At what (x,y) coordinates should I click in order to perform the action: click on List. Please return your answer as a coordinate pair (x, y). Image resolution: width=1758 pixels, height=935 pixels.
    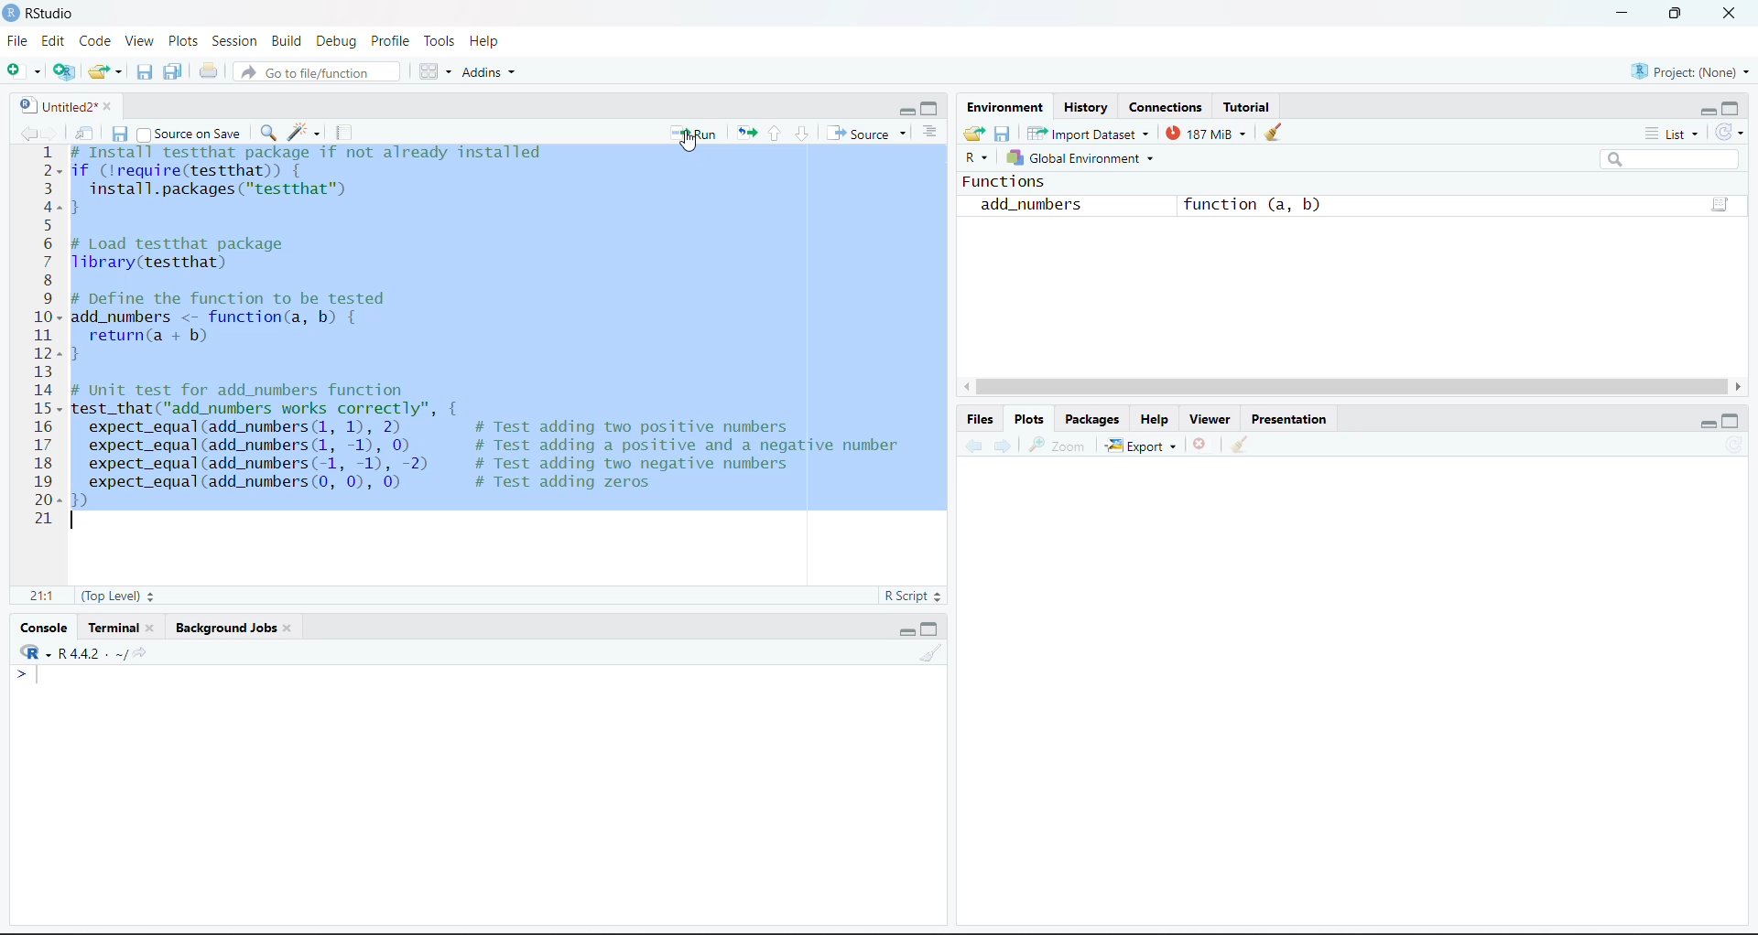
    Looking at the image, I should click on (1672, 134).